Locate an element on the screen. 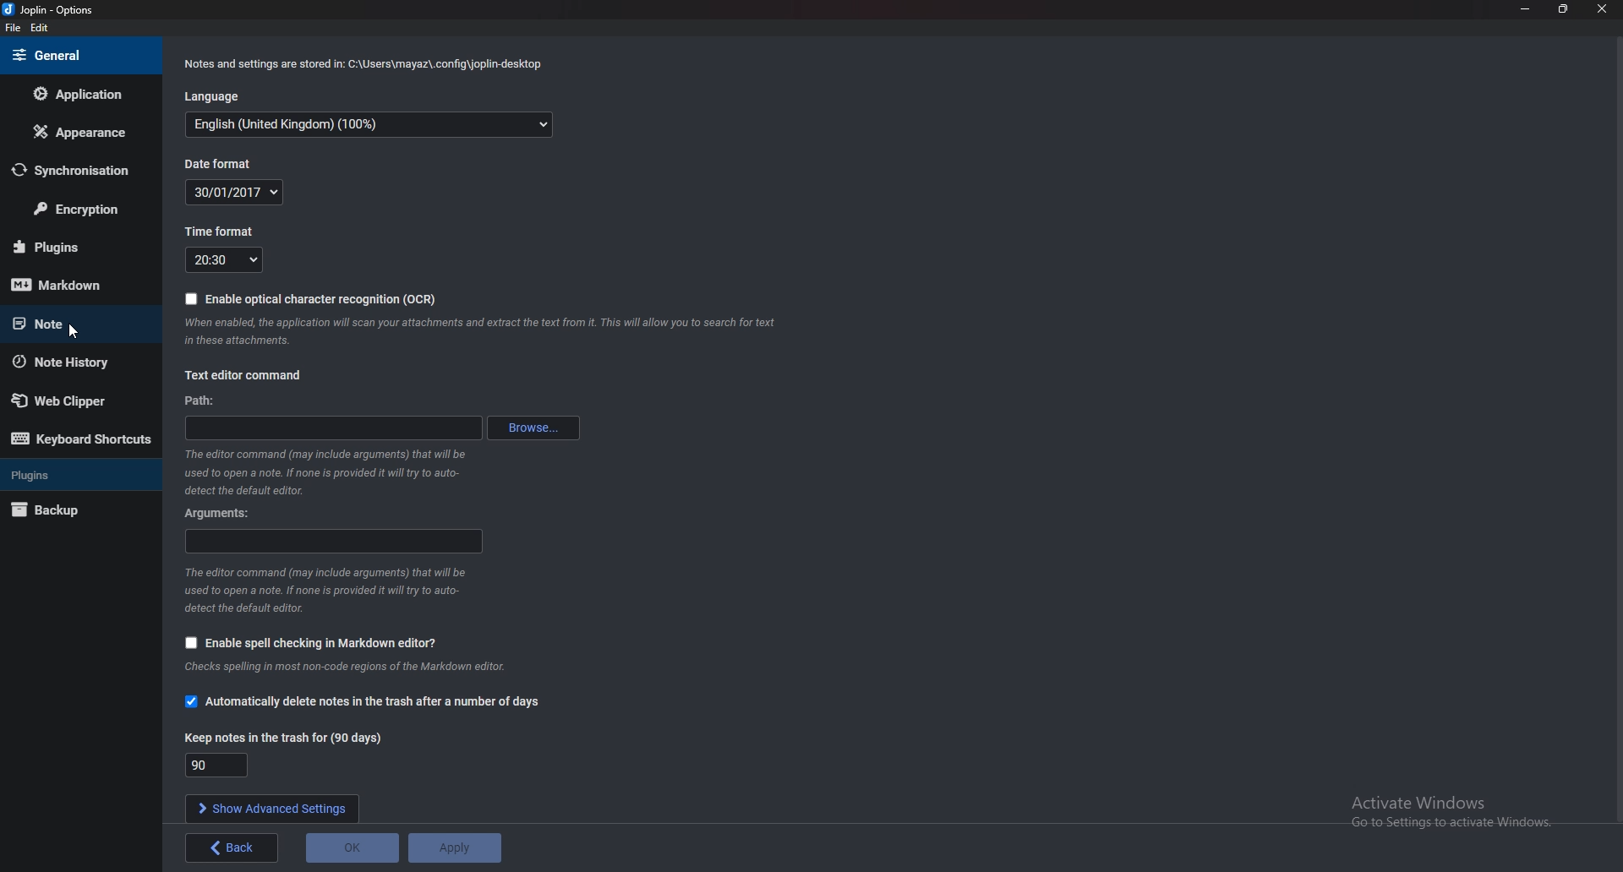 The height and width of the screenshot is (872, 1623). joplin is located at coordinates (51, 11).